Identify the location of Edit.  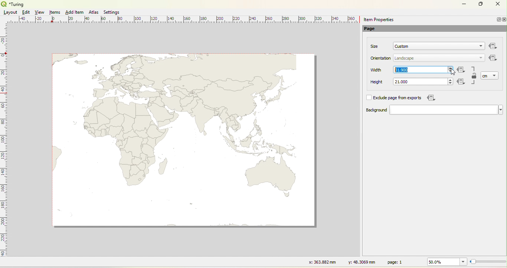
(25, 12).